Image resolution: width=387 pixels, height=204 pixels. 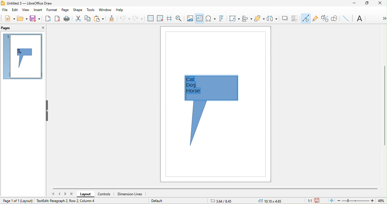 I want to click on close, so click(x=41, y=27).